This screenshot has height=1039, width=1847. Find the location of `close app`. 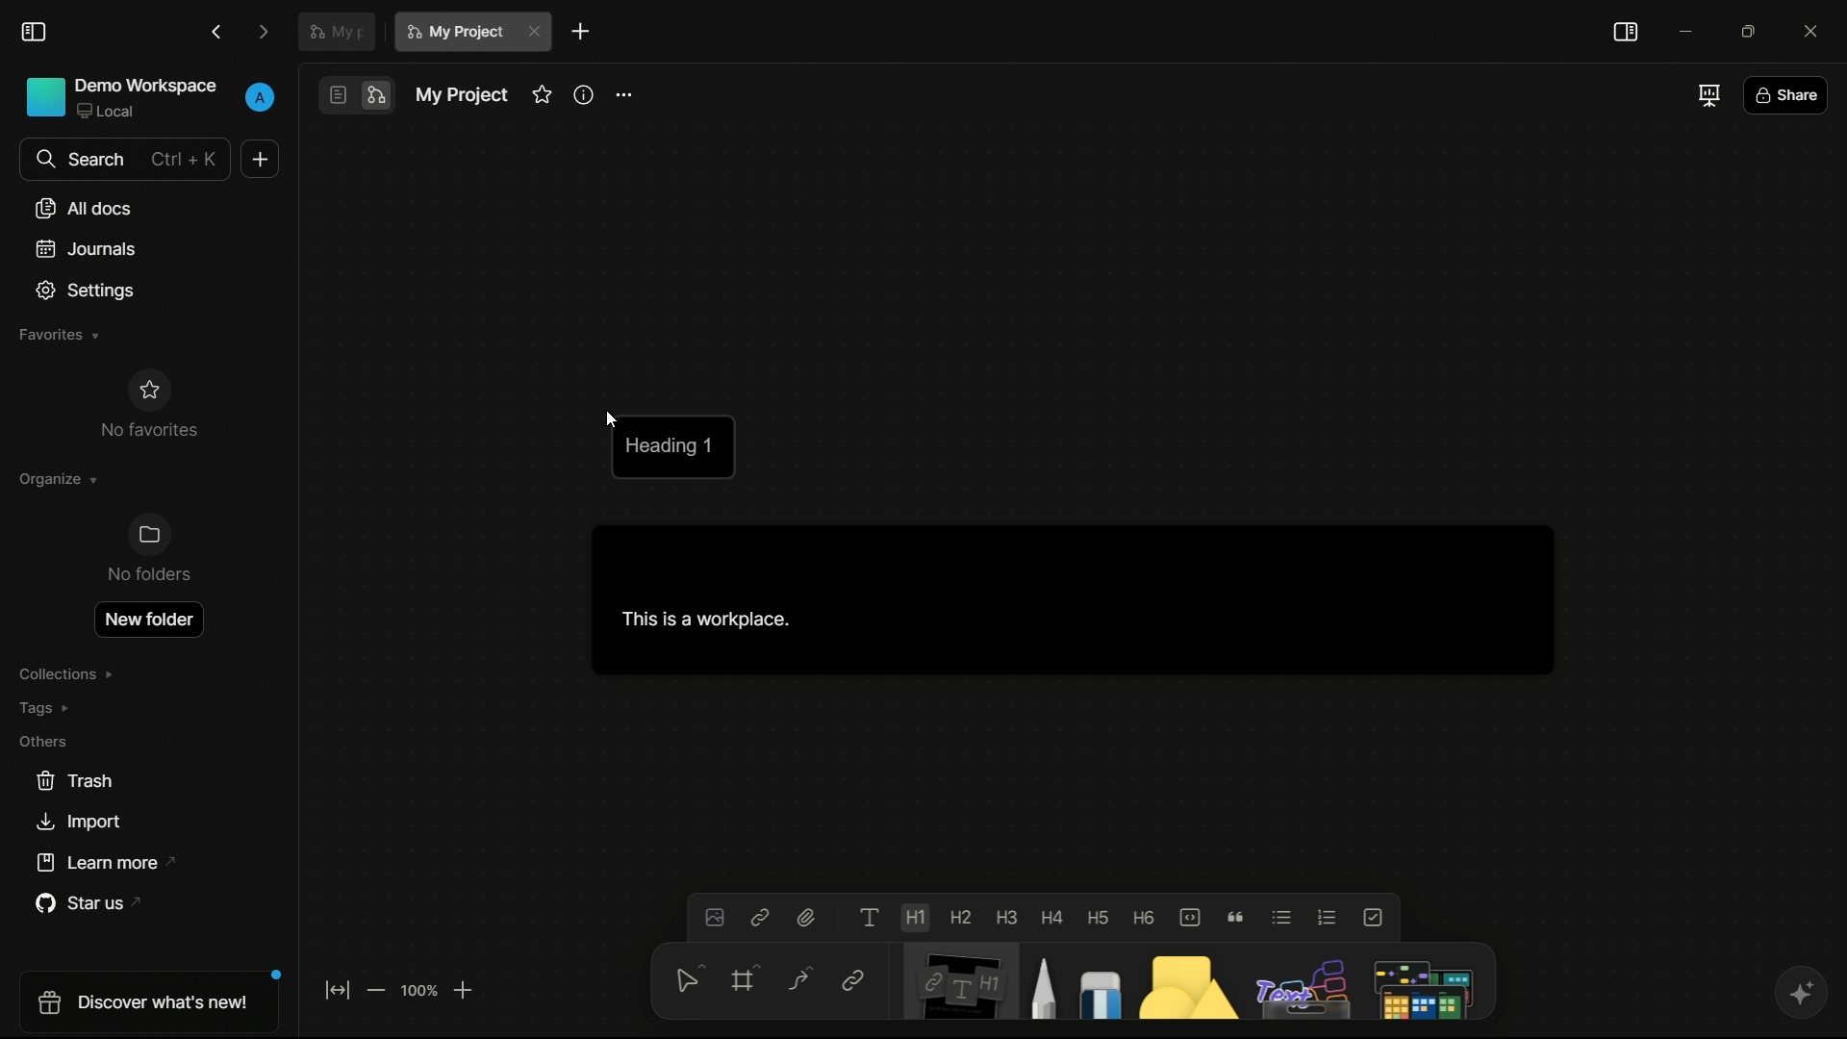

close app is located at coordinates (1816, 29).